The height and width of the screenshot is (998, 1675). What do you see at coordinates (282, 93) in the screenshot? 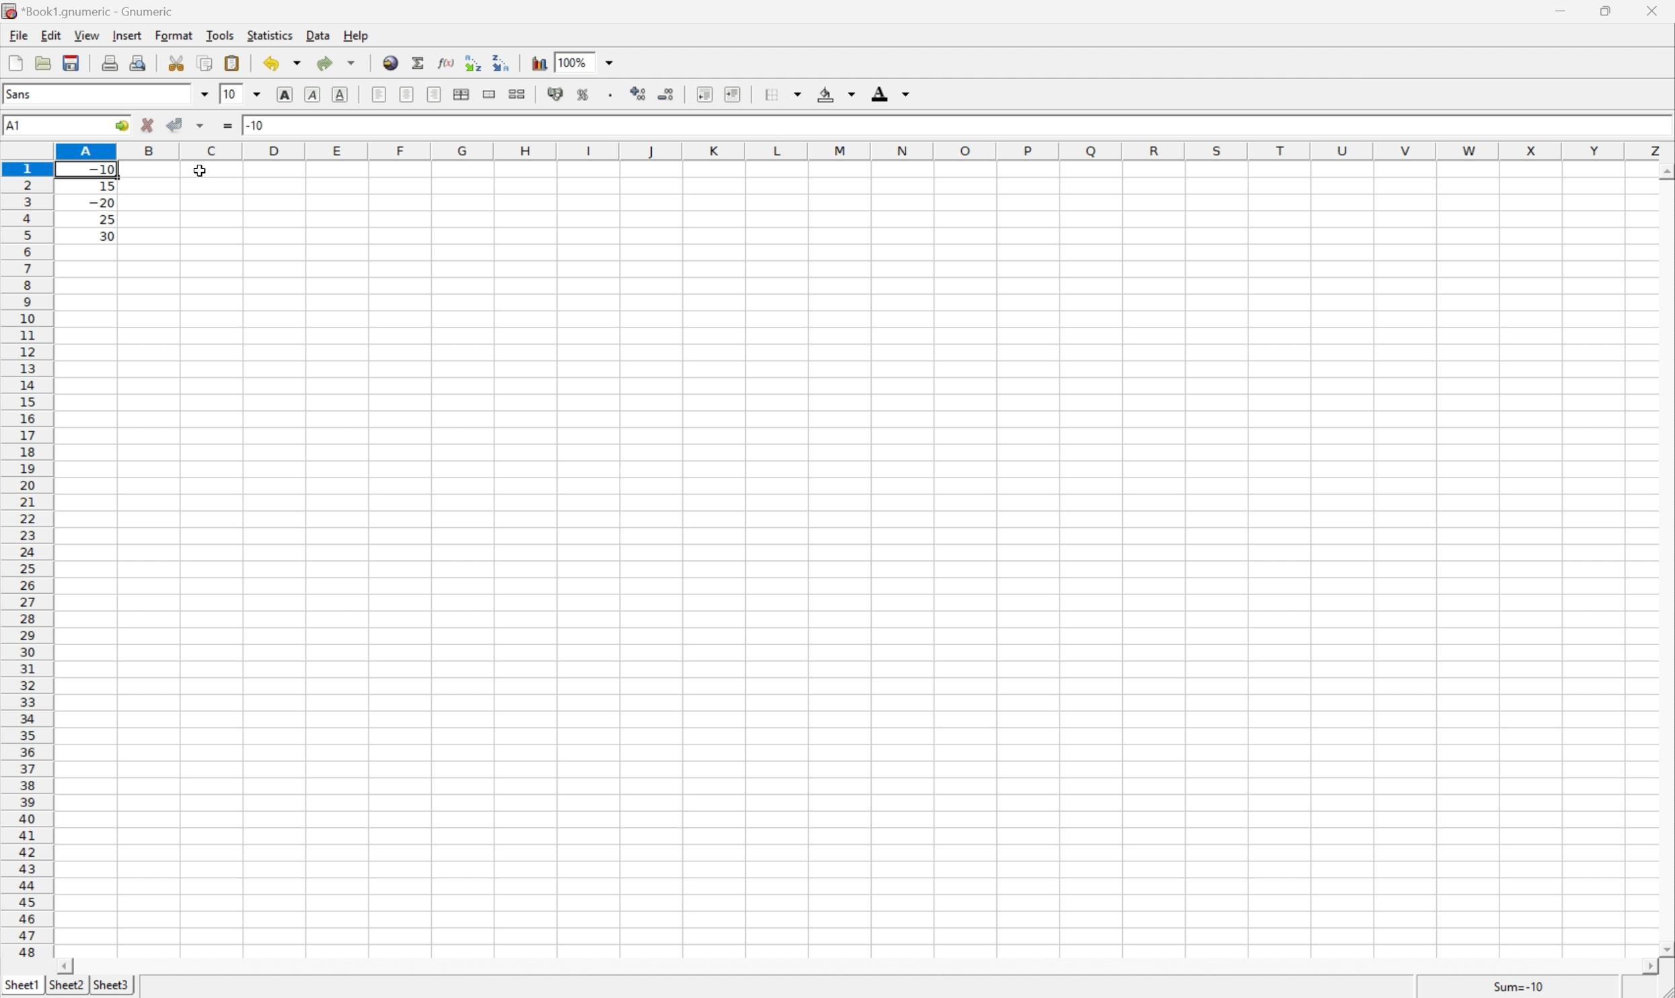
I see `bold` at bounding box center [282, 93].